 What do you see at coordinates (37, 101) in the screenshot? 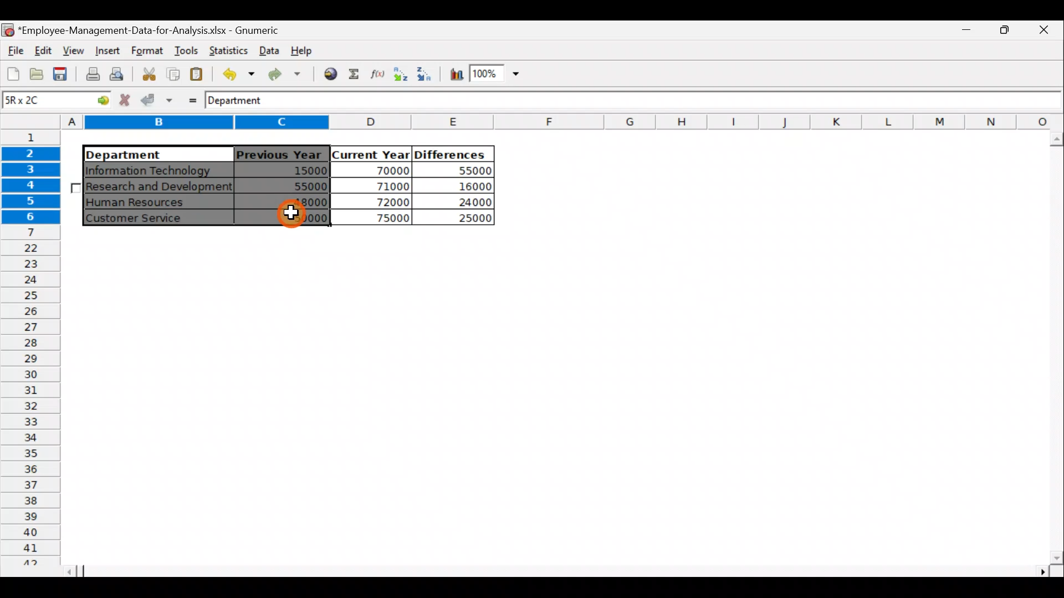
I see `Cell name 5R x 2C` at bounding box center [37, 101].